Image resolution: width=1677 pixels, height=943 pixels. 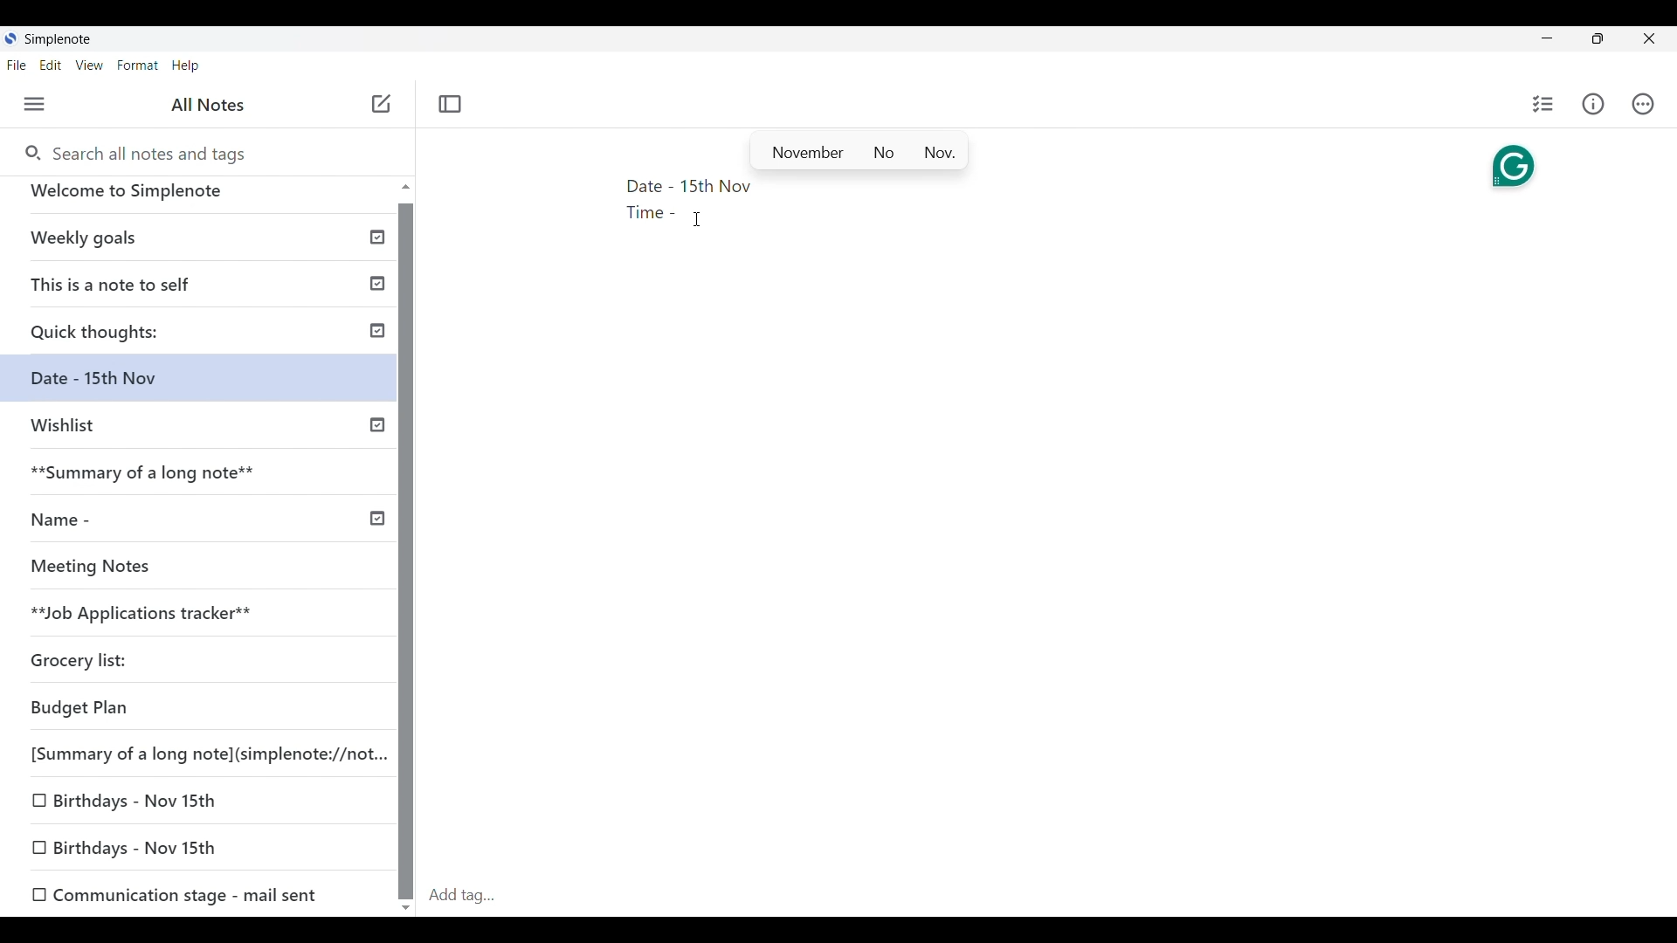 I want to click on Help menu, so click(x=186, y=65).